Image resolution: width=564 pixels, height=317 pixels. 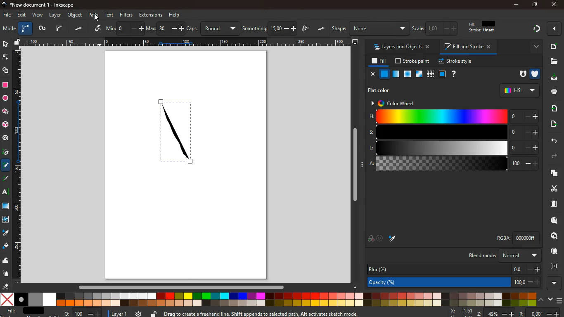 I want to click on stroke style, so click(x=457, y=62).